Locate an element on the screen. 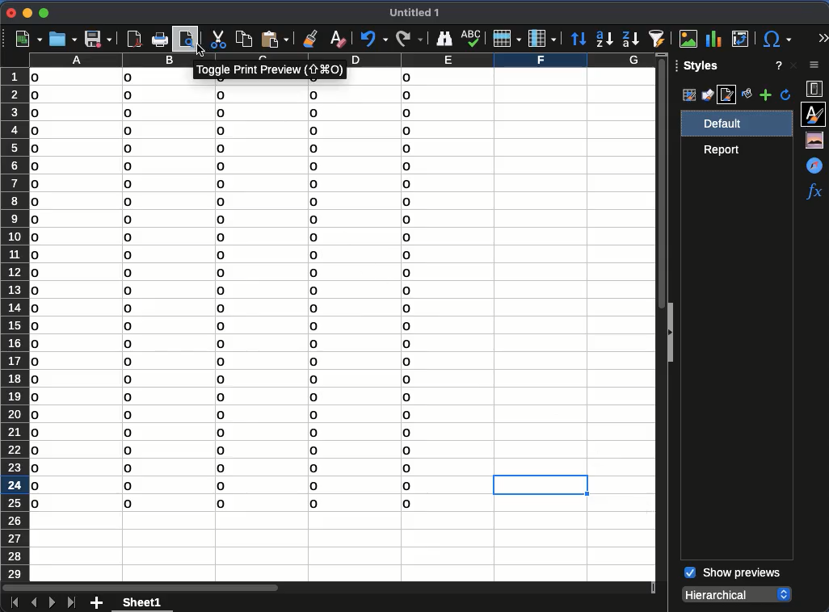 The width and height of the screenshot is (829, 612). sidebar is located at coordinates (815, 66).